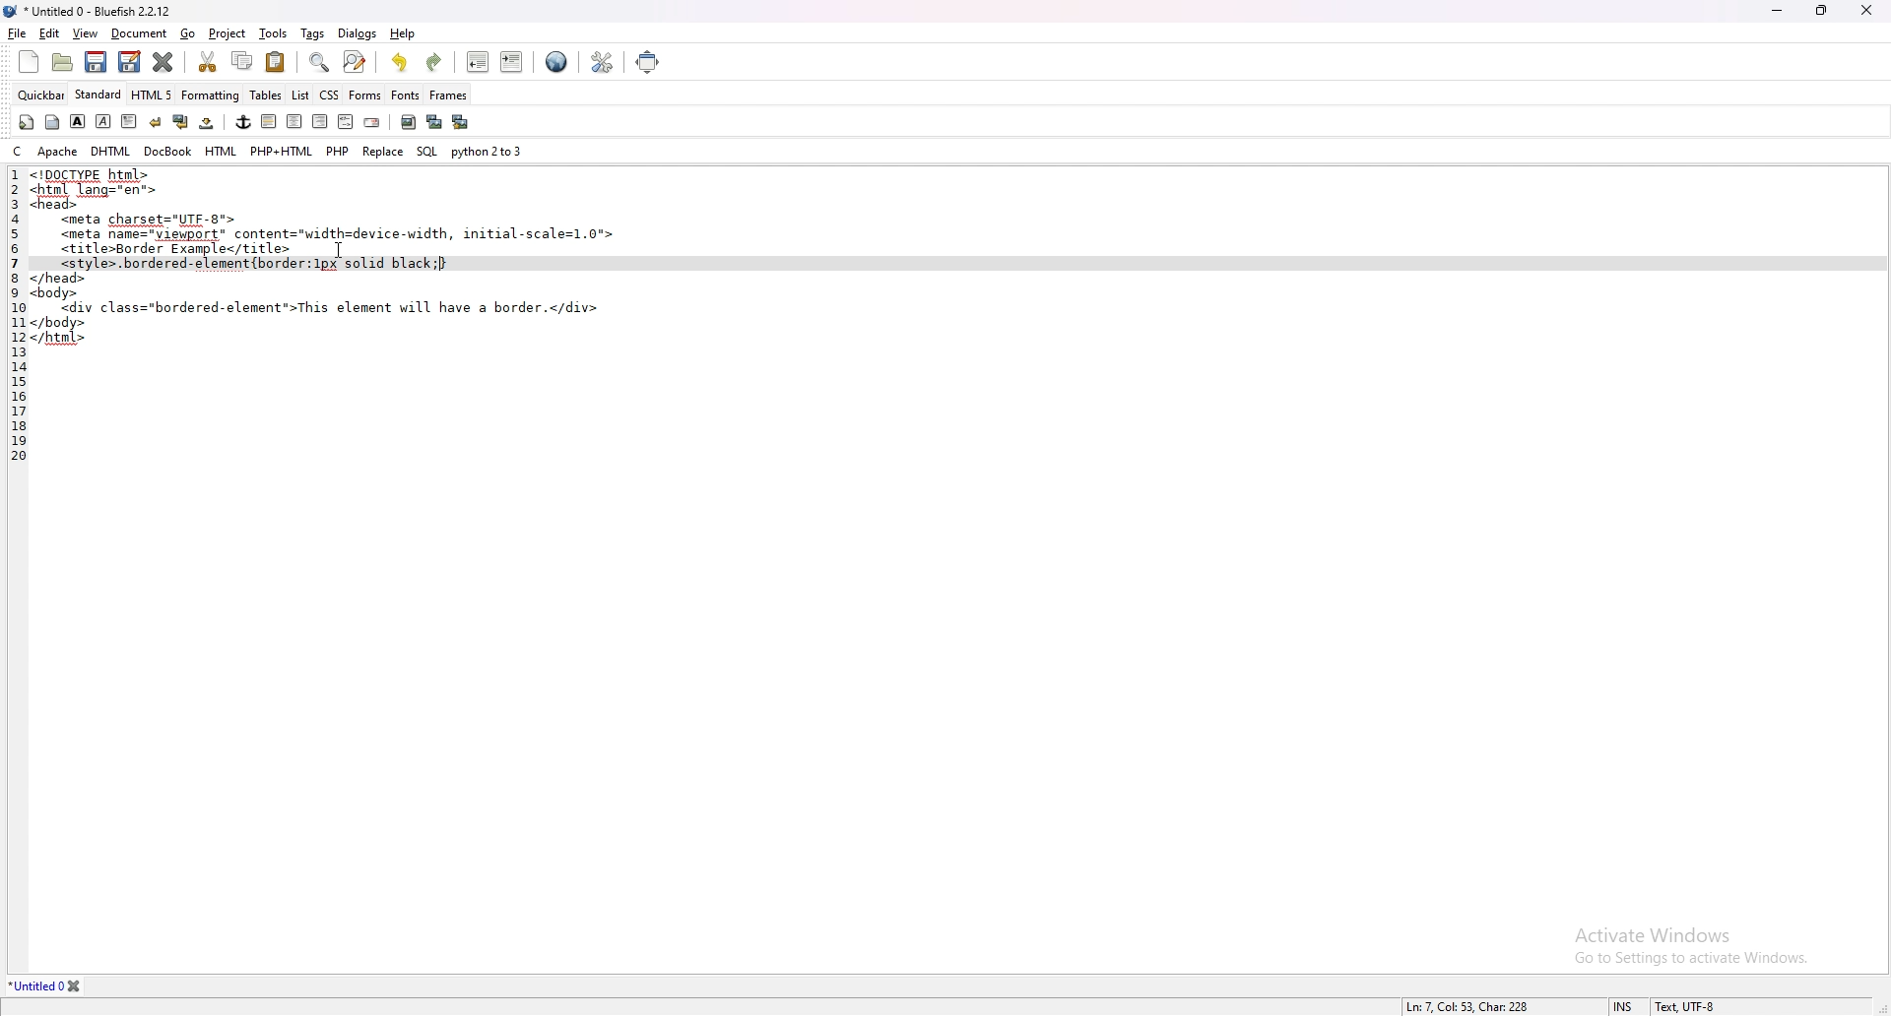 The width and height of the screenshot is (1891, 1016). What do you see at coordinates (314, 34) in the screenshot?
I see `tags` at bounding box center [314, 34].